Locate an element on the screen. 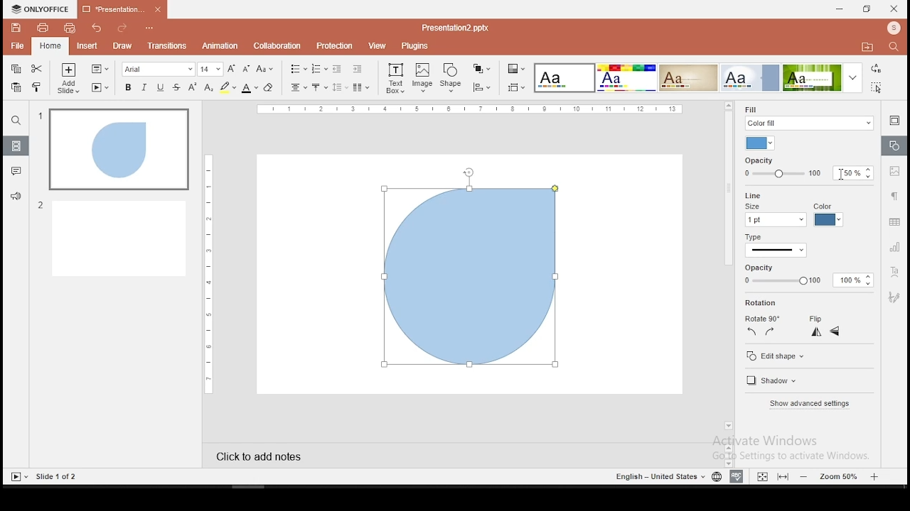 This screenshot has height=511, width=910. comments is located at coordinates (14, 172).